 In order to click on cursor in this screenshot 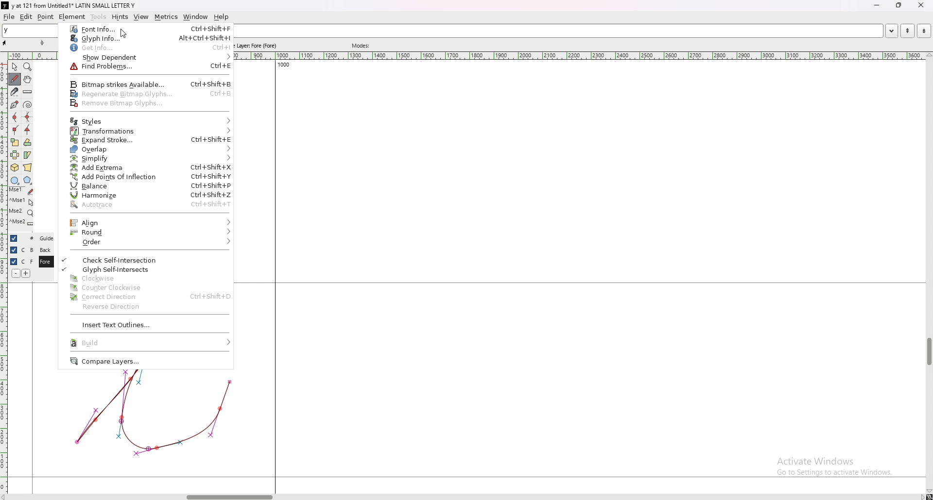, I will do `click(124, 34)`.